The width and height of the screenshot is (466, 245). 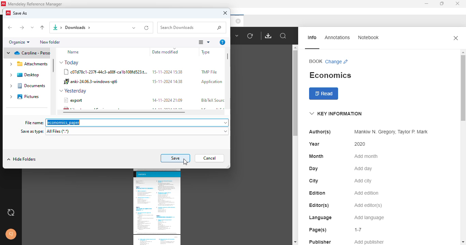 What do you see at coordinates (363, 169) in the screenshot?
I see `add day` at bounding box center [363, 169].